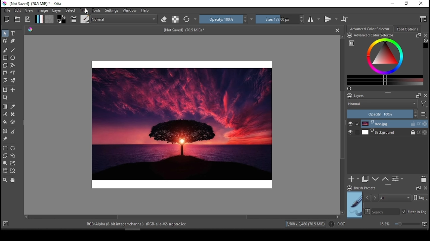  I want to click on square  tool, so click(5, 58).